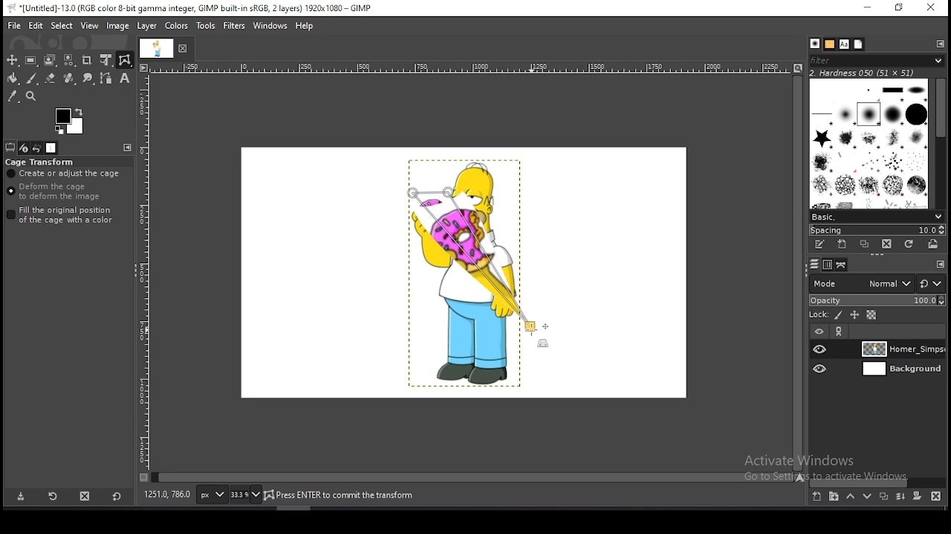 This screenshot has height=534, width=951. Describe the element at coordinates (41, 162) in the screenshot. I see `cage transform` at that location.